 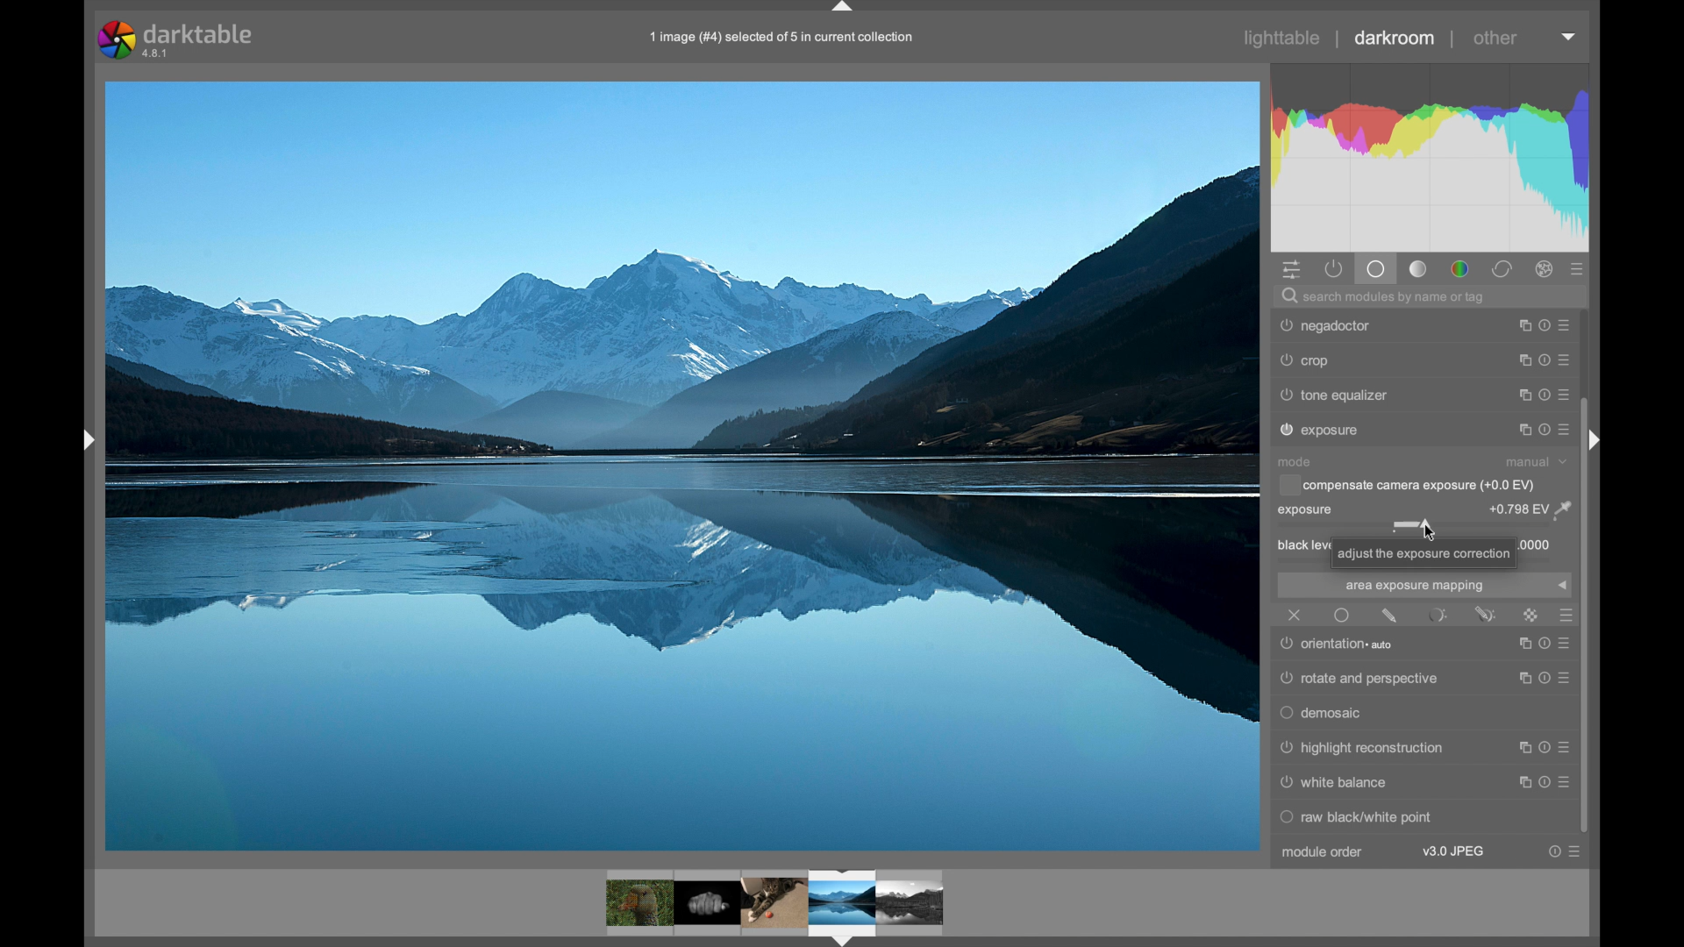 What do you see at coordinates (1361, 360) in the screenshot?
I see `shadows and highlights` at bounding box center [1361, 360].